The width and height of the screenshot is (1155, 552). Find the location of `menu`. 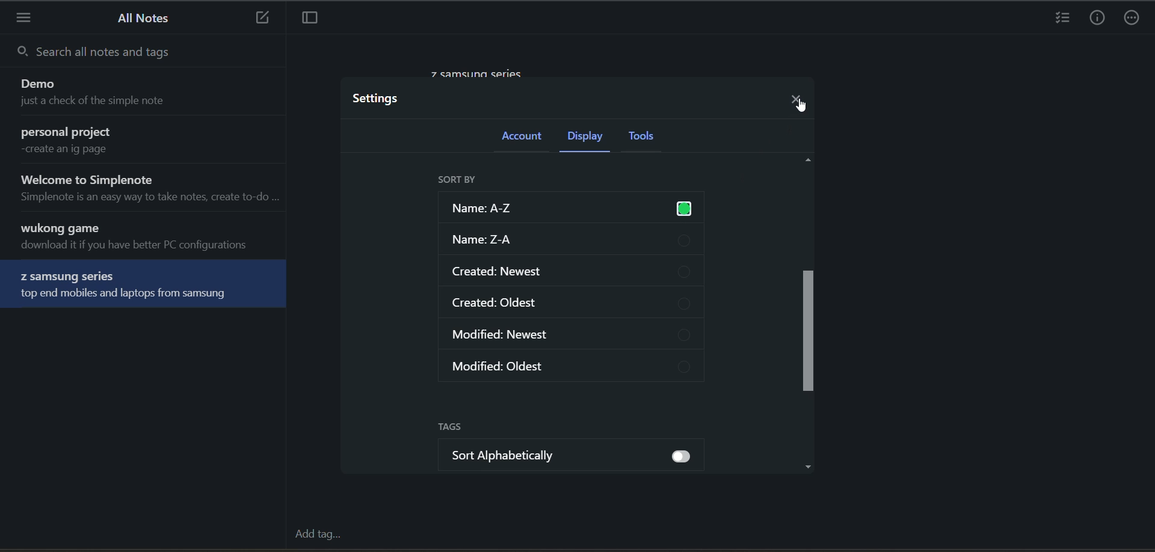

menu is located at coordinates (25, 20).